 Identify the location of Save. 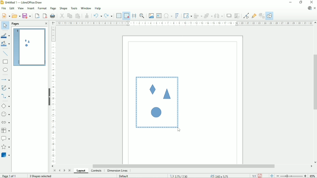
(27, 15).